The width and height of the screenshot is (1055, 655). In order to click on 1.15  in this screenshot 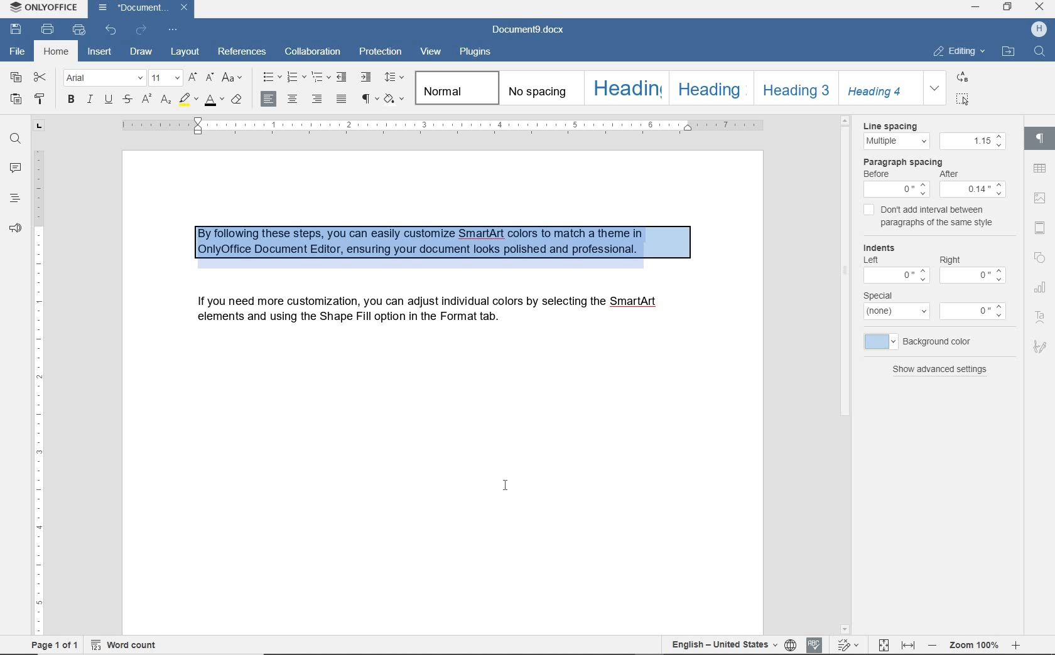, I will do `click(972, 141)`.